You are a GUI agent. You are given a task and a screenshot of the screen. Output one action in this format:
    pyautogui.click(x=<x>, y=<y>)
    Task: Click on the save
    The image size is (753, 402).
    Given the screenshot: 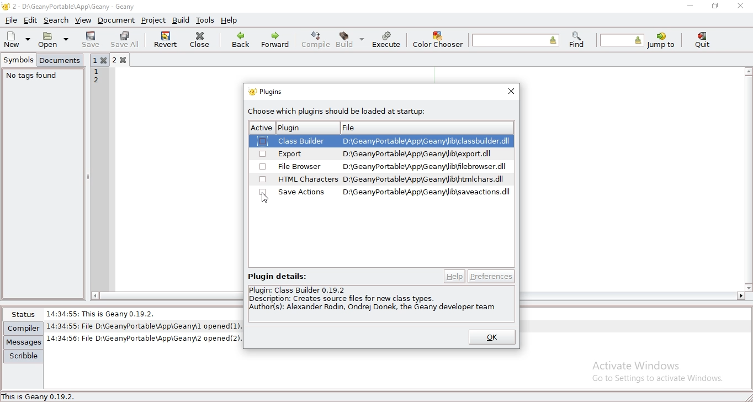 What is the action you would take?
    pyautogui.click(x=92, y=39)
    